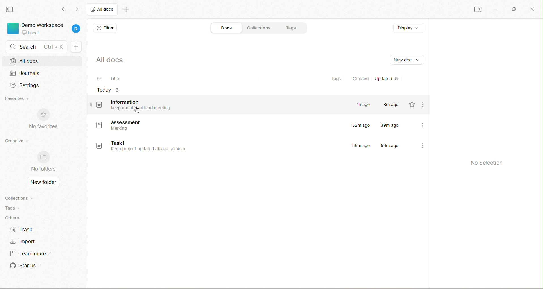  What do you see at coordinates (362, 146) in the screenshot?
I see `56m ago` at bounding box center [362, 146].